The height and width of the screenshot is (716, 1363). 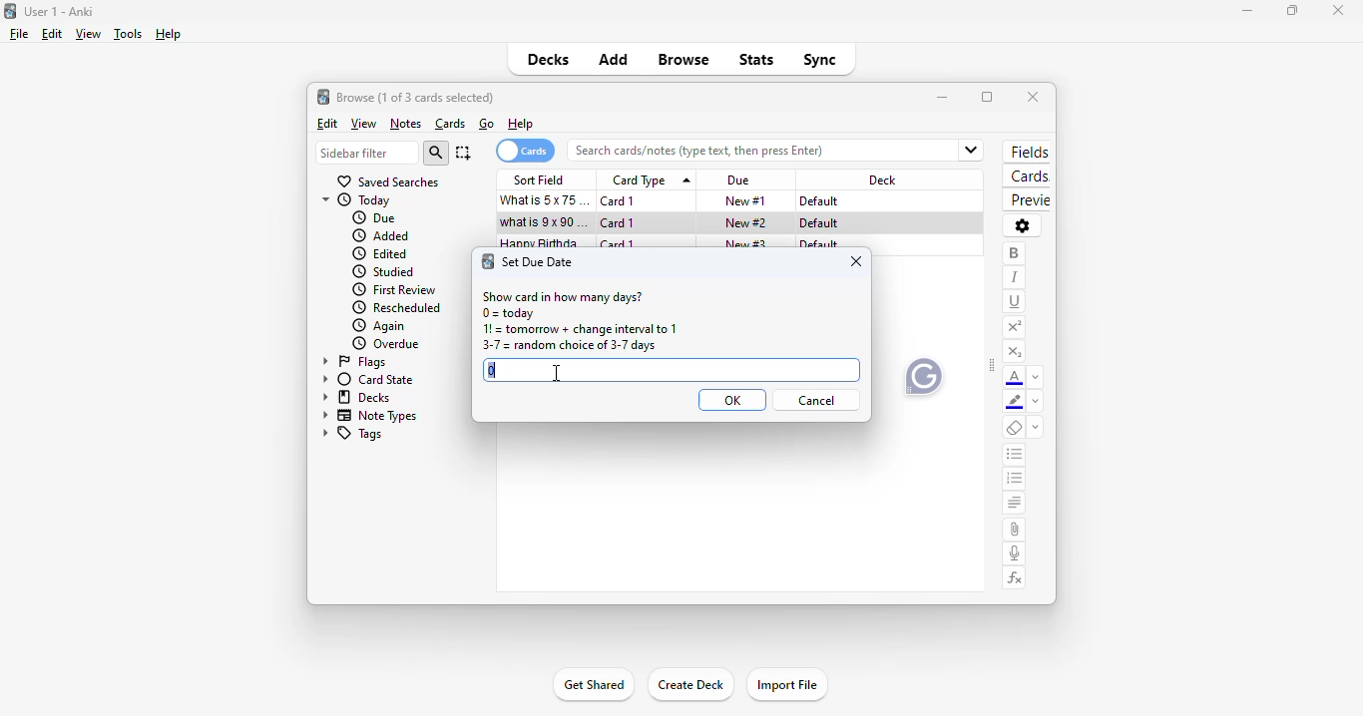 I want to click on due, so click(x=737, y=180).